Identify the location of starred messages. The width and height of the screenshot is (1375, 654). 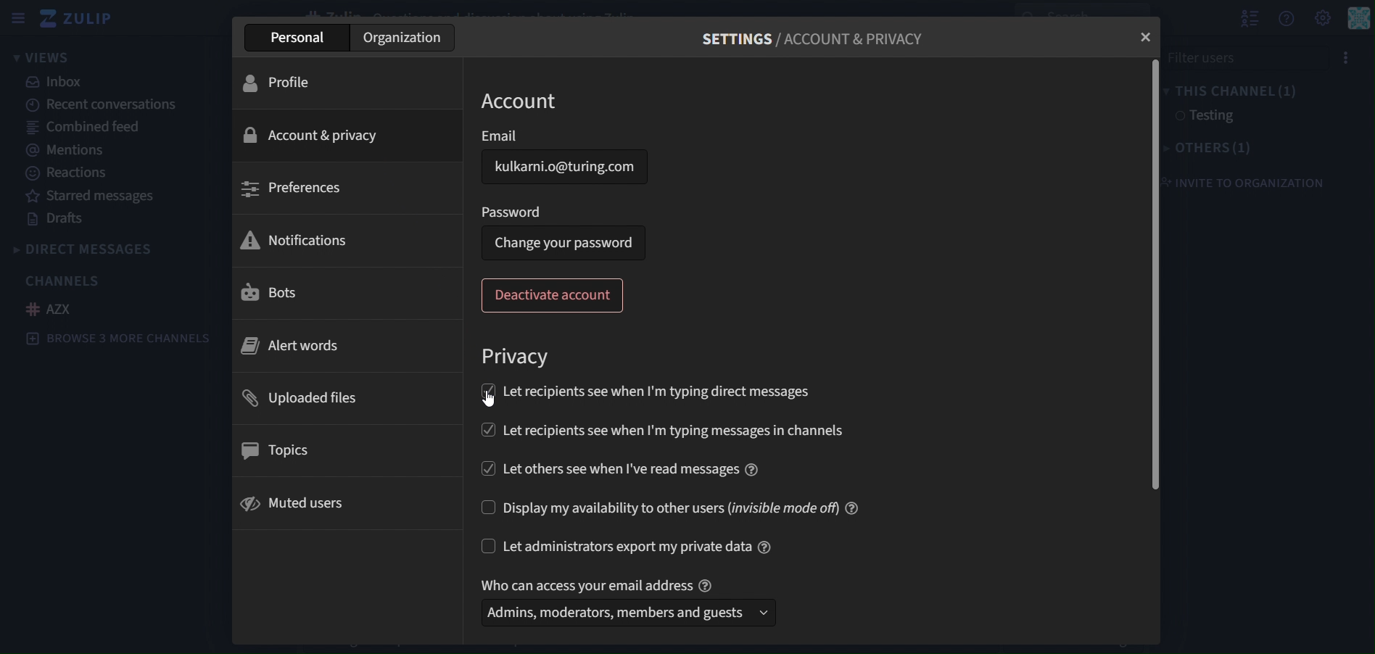
(107, 196).